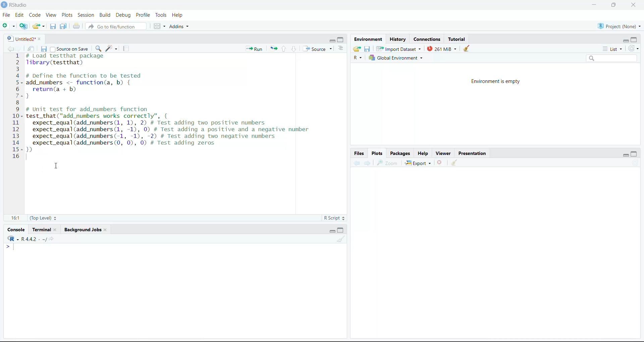 This screenshot has height=342, width=644. Describe the element at coordinates (98, 48) in the screenshot. I see `find` at that location.